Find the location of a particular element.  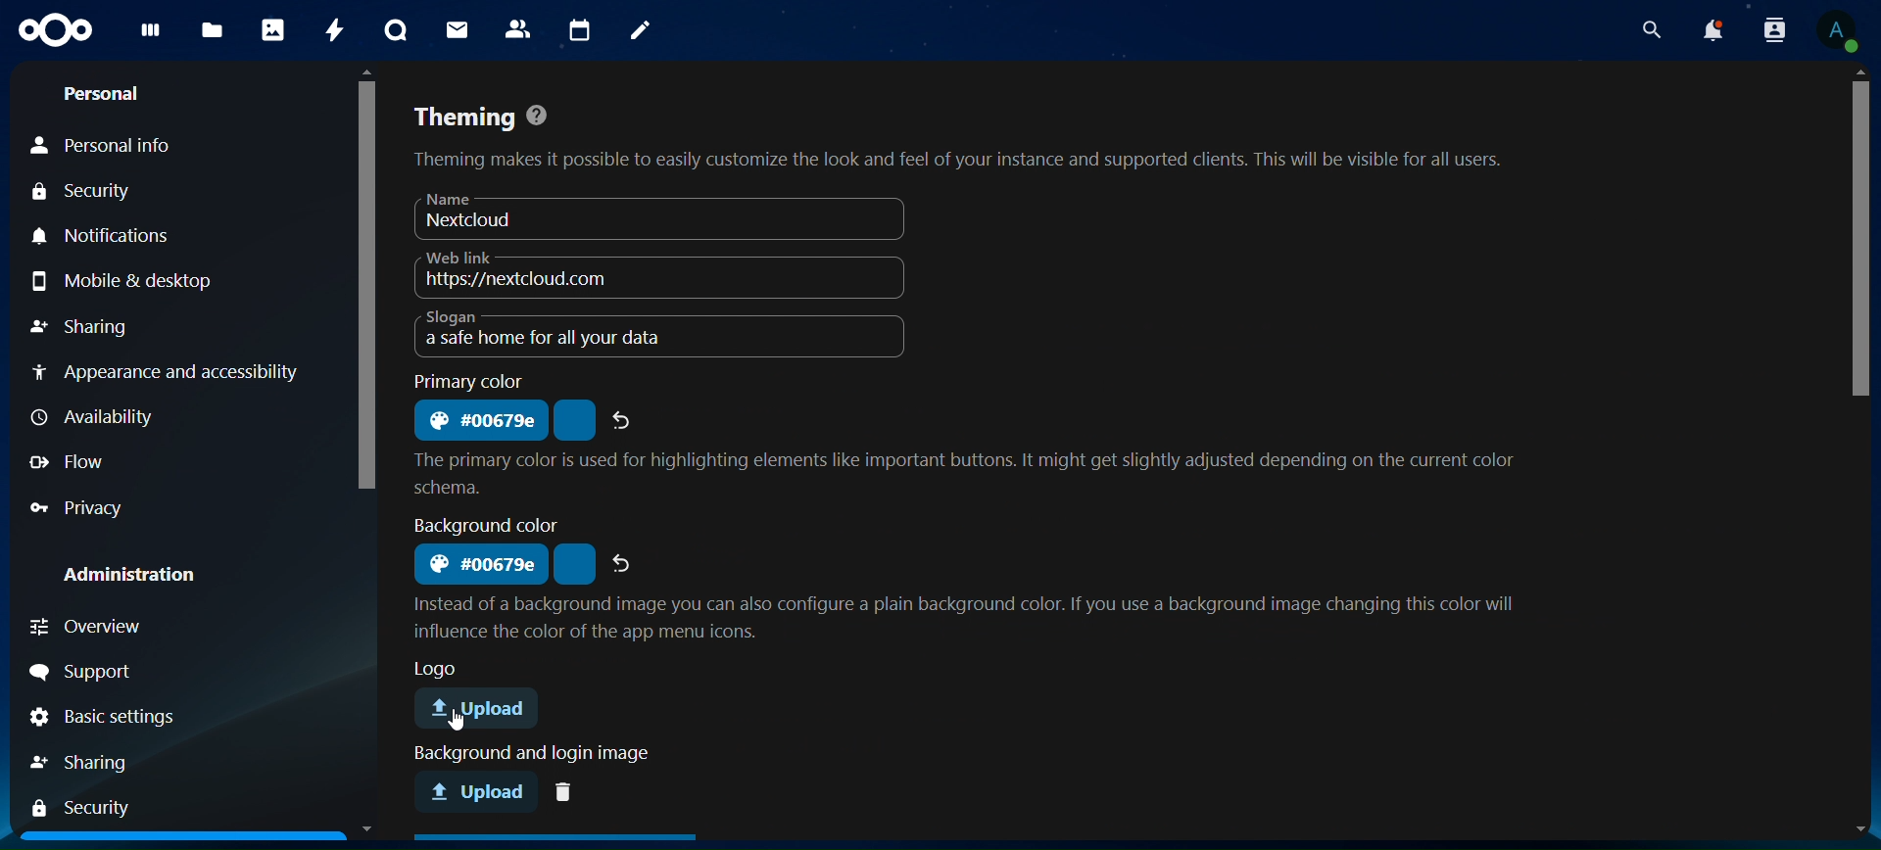

mobile & desktop is located at coordinates (151, 280).